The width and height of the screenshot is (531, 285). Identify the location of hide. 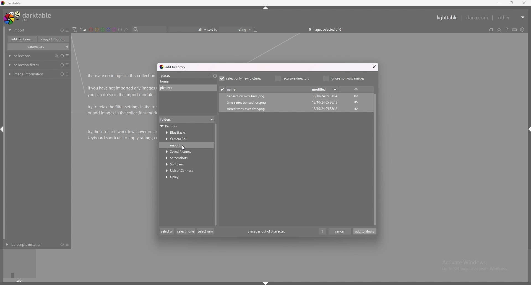
(355, 109).